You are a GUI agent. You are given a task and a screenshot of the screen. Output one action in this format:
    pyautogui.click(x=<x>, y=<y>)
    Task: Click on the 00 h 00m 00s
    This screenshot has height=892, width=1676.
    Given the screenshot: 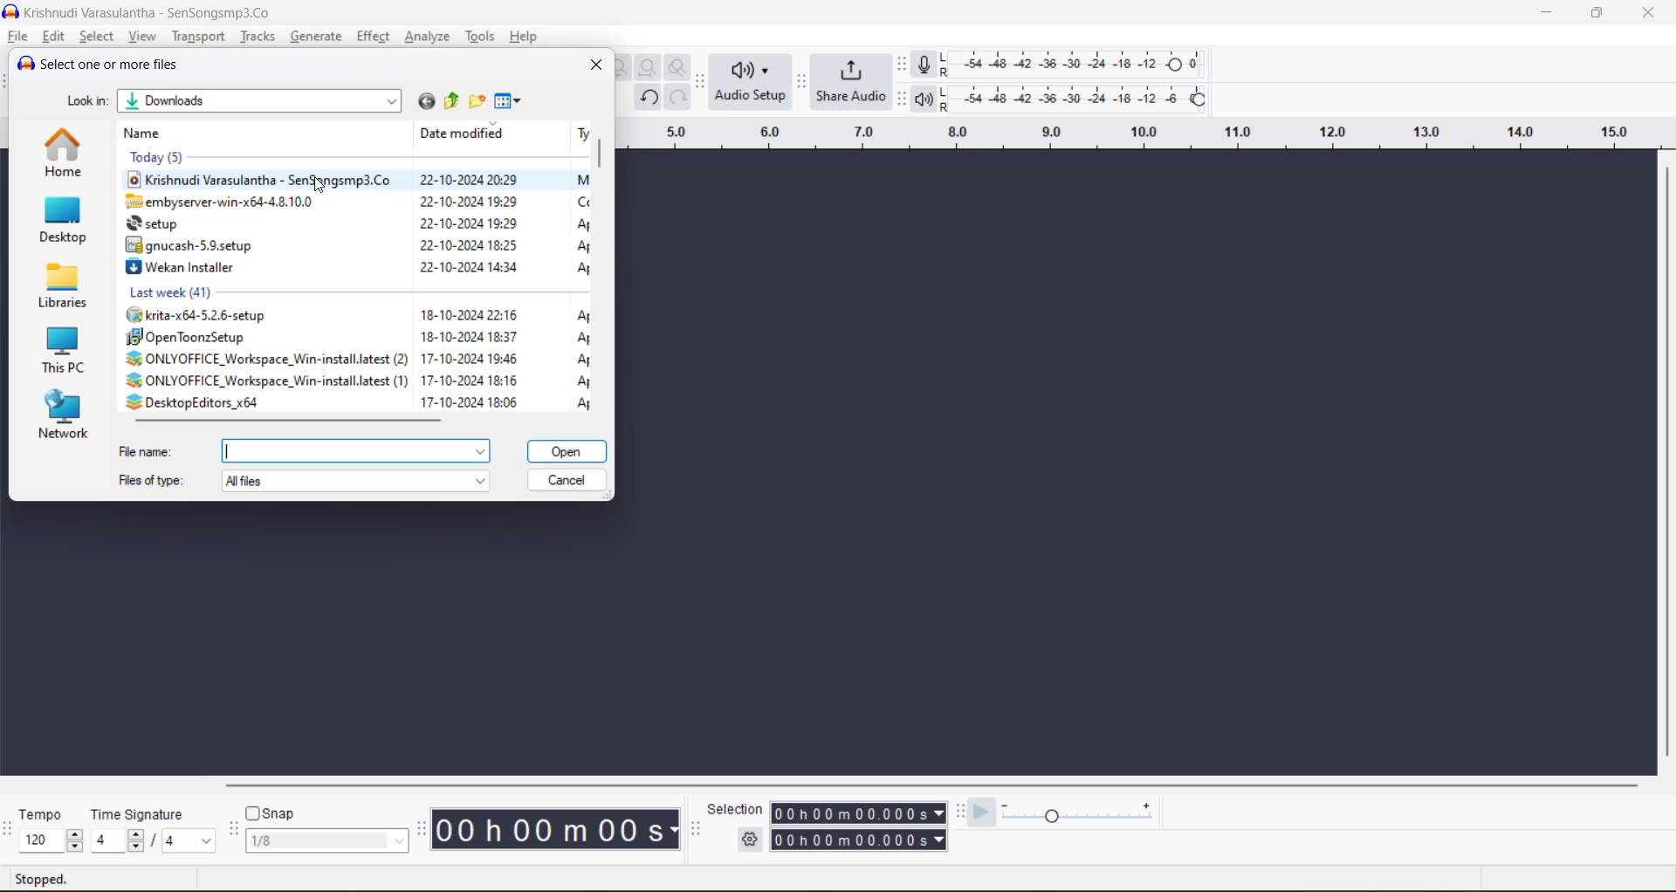 What is the action you would take?
    pyautogui.click(x=559, y=830)
    